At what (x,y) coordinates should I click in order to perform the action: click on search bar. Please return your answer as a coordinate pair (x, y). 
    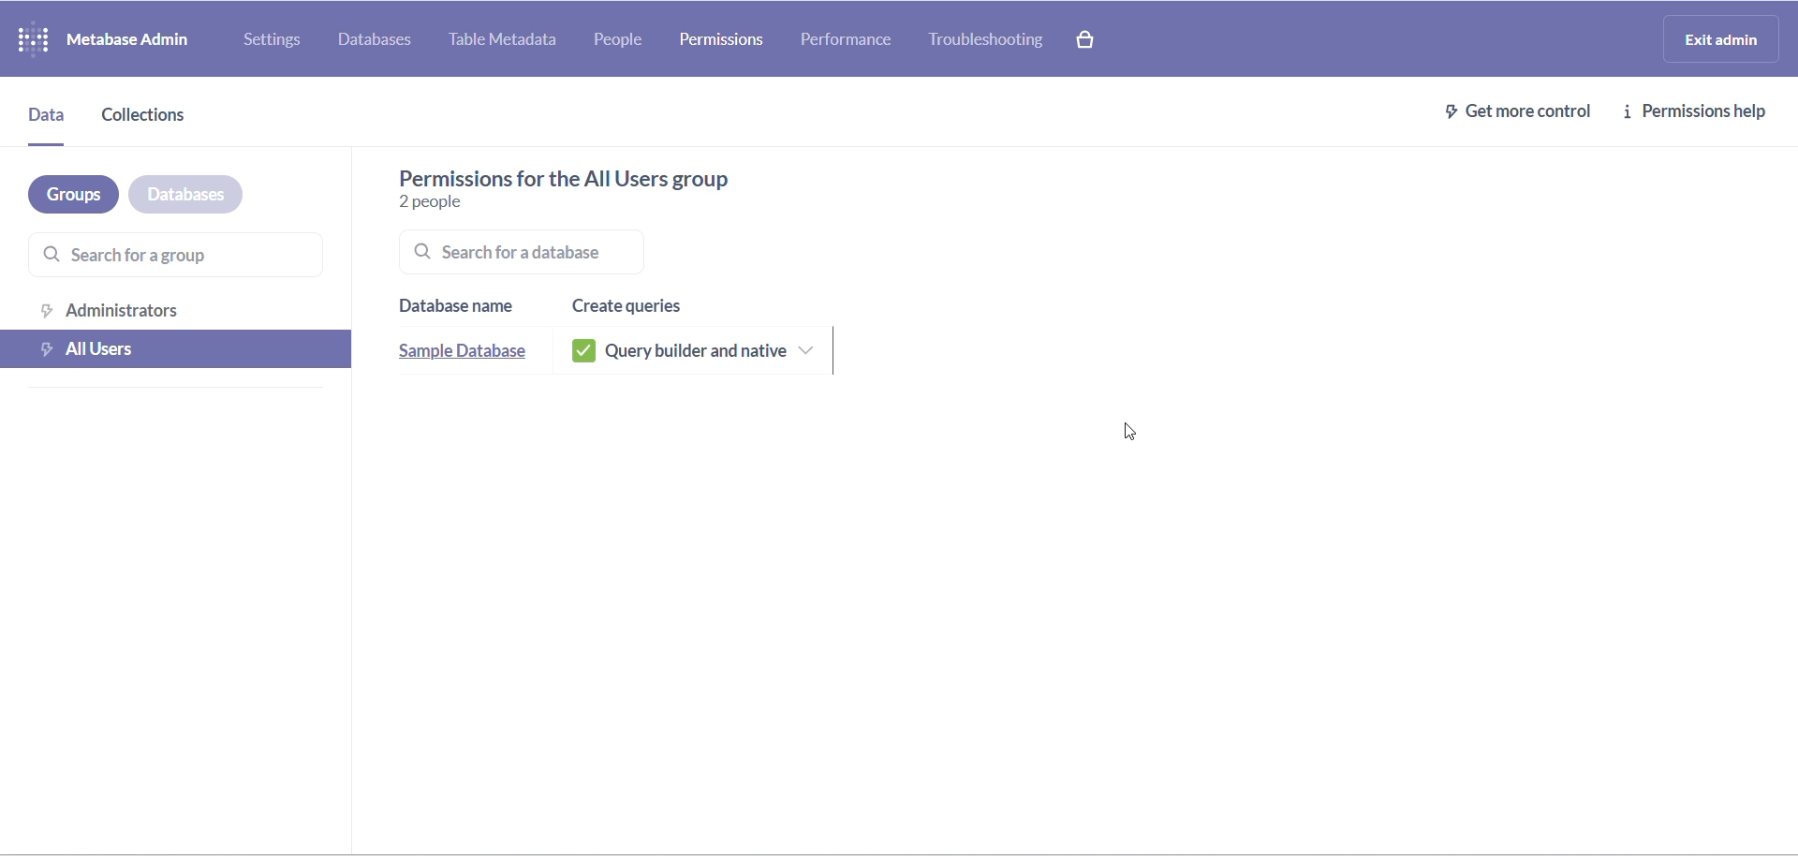
    Looking at the image, I should click on (568, 251).